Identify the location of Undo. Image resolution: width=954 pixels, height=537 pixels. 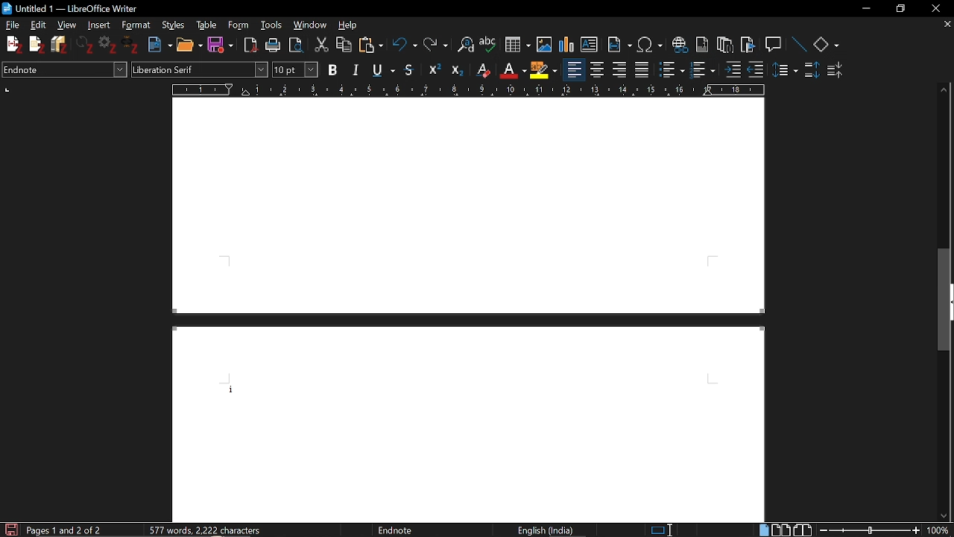
(405, 45).